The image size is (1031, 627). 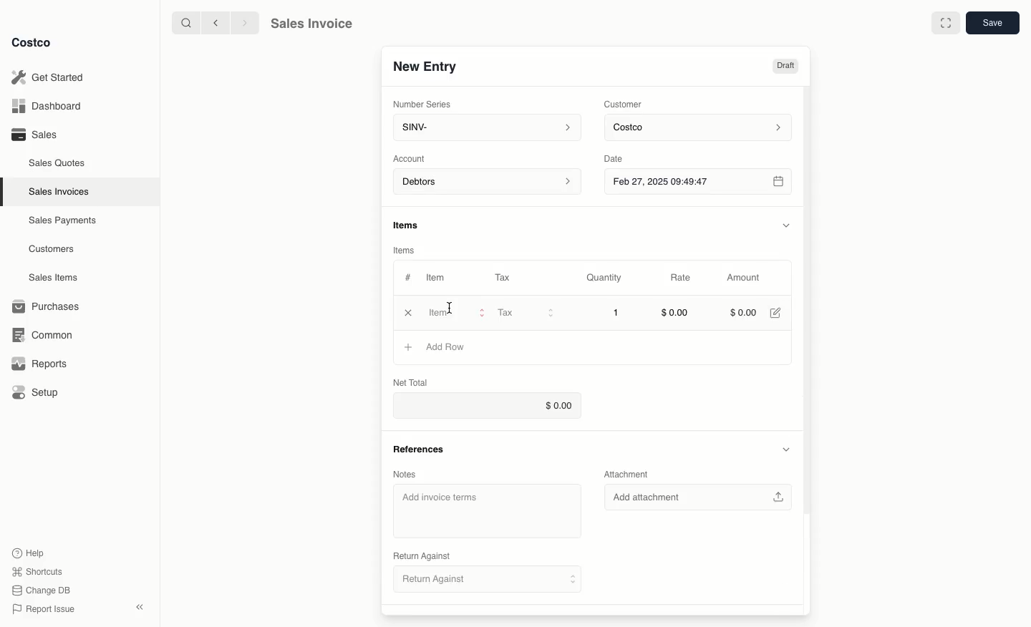 What do you see at coordinates (243, 22) in the screenshot?
I see `forward` at bounding box center [243, 22].